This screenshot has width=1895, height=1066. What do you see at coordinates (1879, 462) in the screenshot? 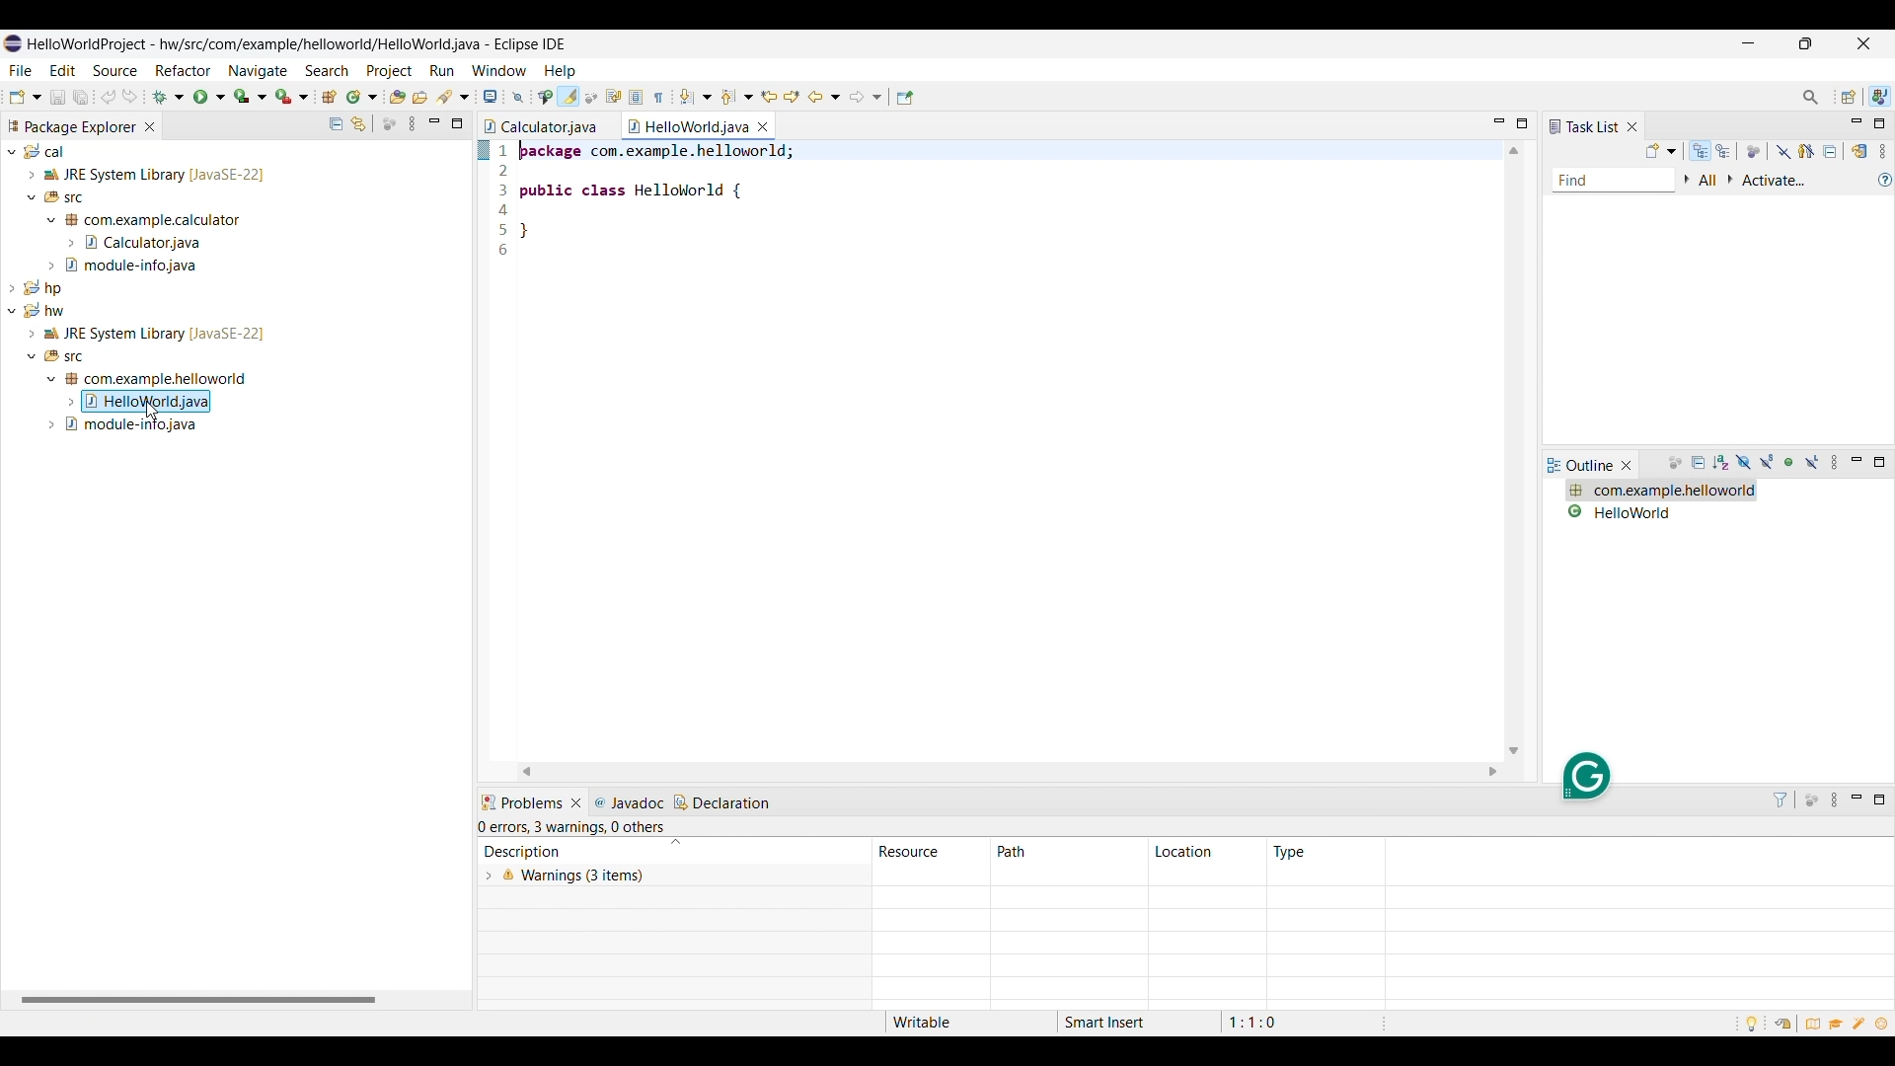
I see `Maximize` at bounding box center [1879, 462].